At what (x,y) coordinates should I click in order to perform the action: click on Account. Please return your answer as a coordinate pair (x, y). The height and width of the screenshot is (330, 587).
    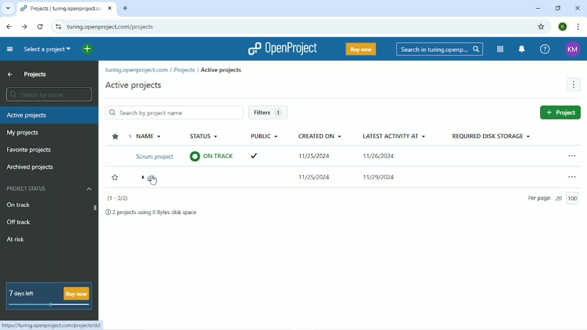
    Looking at the image, I should click on (572, 49).